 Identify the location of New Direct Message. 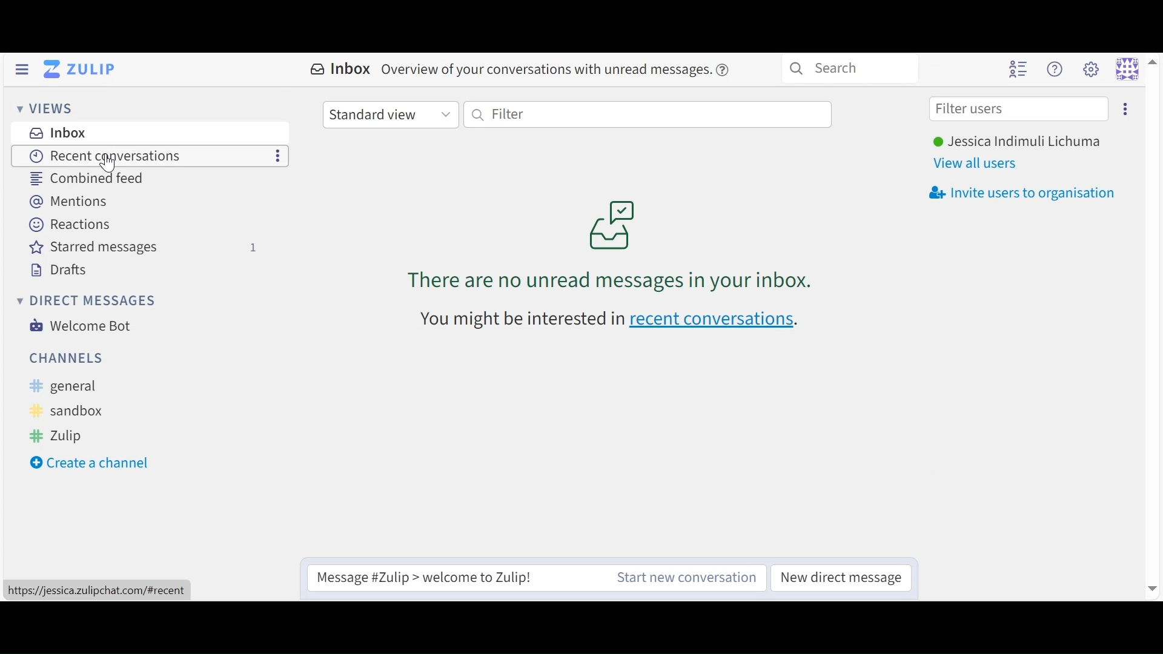
(841, 576).